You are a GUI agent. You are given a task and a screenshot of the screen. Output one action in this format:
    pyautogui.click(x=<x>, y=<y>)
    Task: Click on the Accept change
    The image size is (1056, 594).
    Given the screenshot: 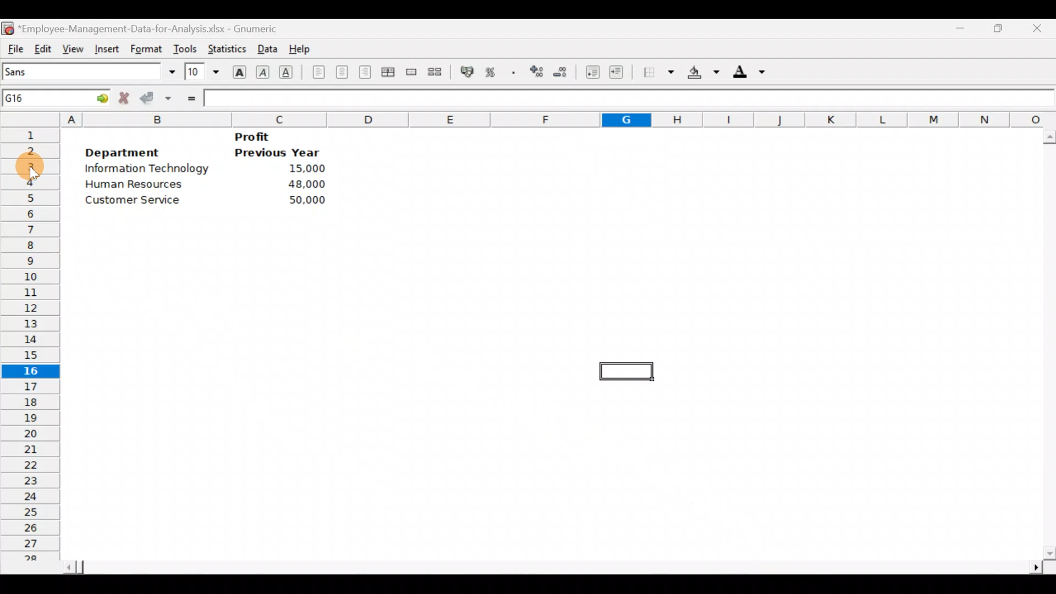 What is the action you would take?
    pyautogui.click(x=157, y=97)
    